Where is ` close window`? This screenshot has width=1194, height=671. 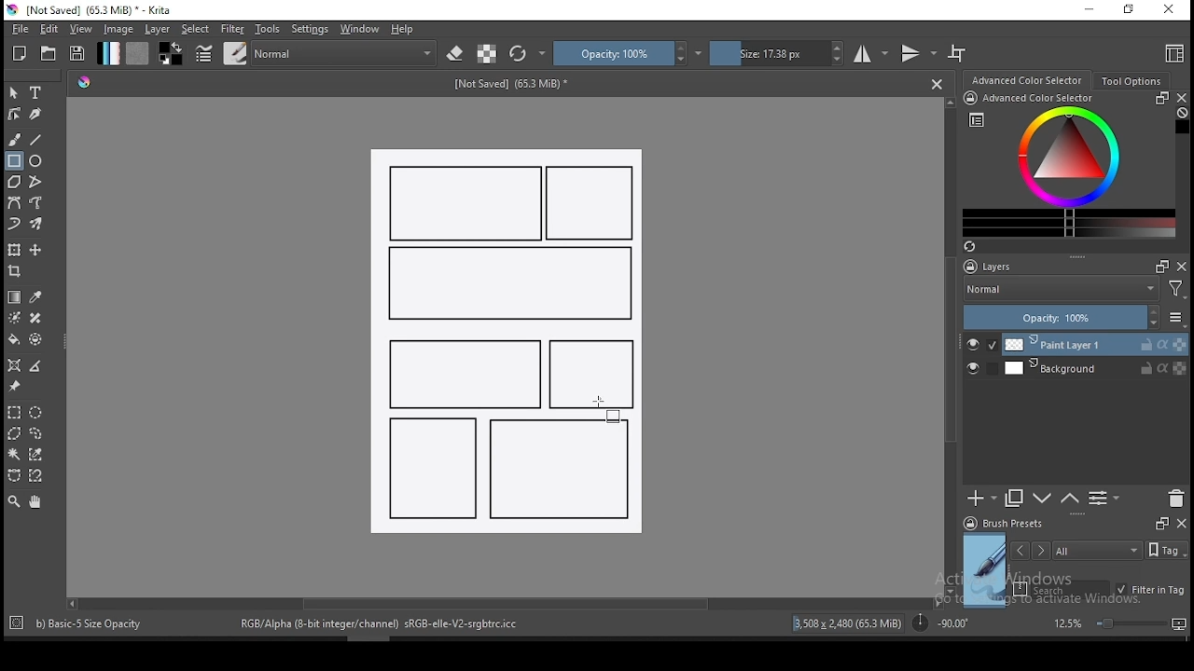
 close window is located at coordinates (1171, 10).